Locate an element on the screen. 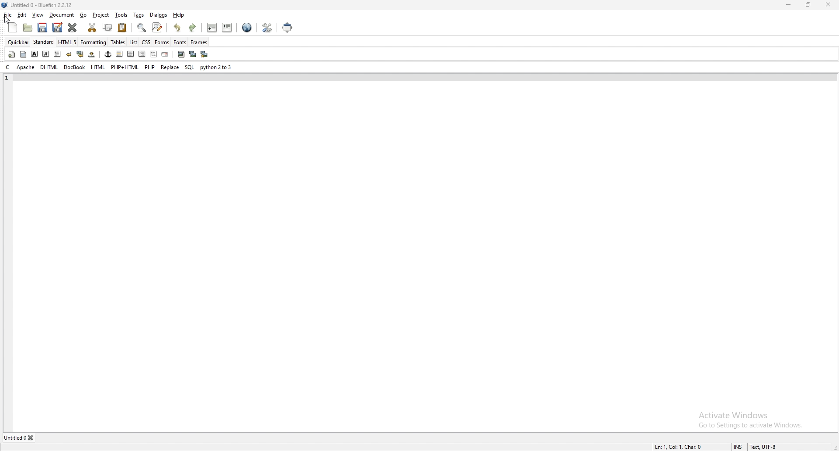 The image size is (839, 451). minimize is located at coordinates (790, 5).